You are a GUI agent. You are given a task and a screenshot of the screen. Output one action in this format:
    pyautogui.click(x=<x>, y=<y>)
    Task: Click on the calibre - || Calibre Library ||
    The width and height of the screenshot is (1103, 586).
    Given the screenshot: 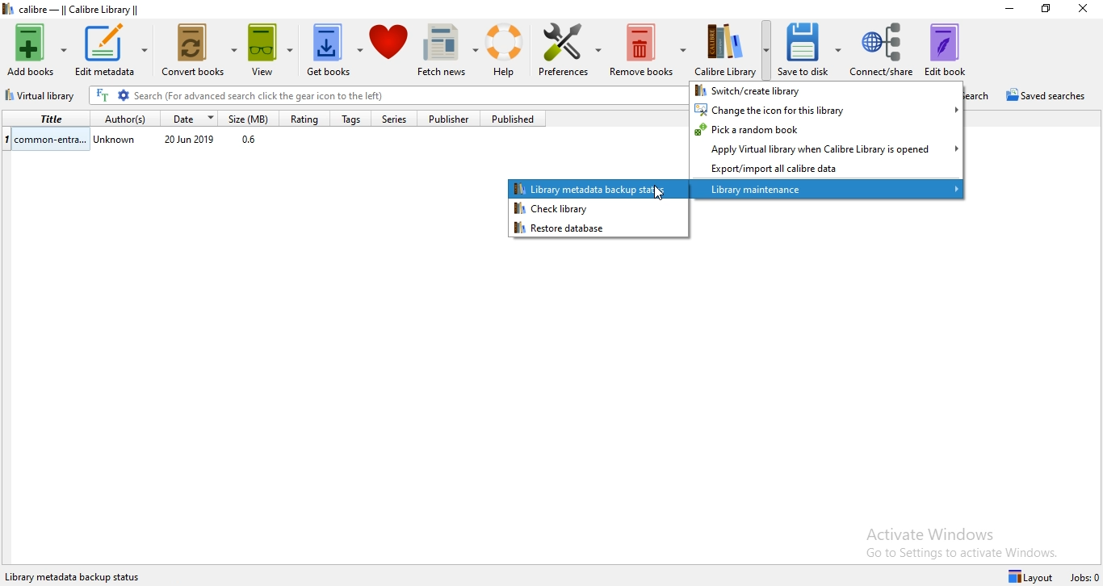 What is the action you would take?
    pyautogui.click(x=90, y=9)
    